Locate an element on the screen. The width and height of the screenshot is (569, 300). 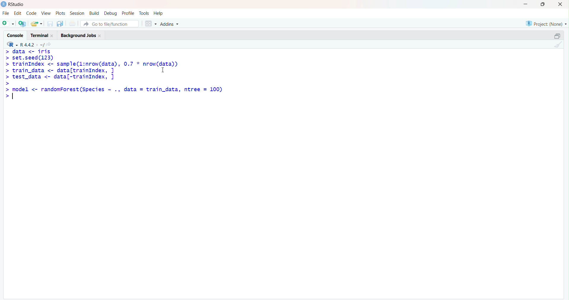
Open an existing file (Ctrl + O) is located at coordinates (37, 24).